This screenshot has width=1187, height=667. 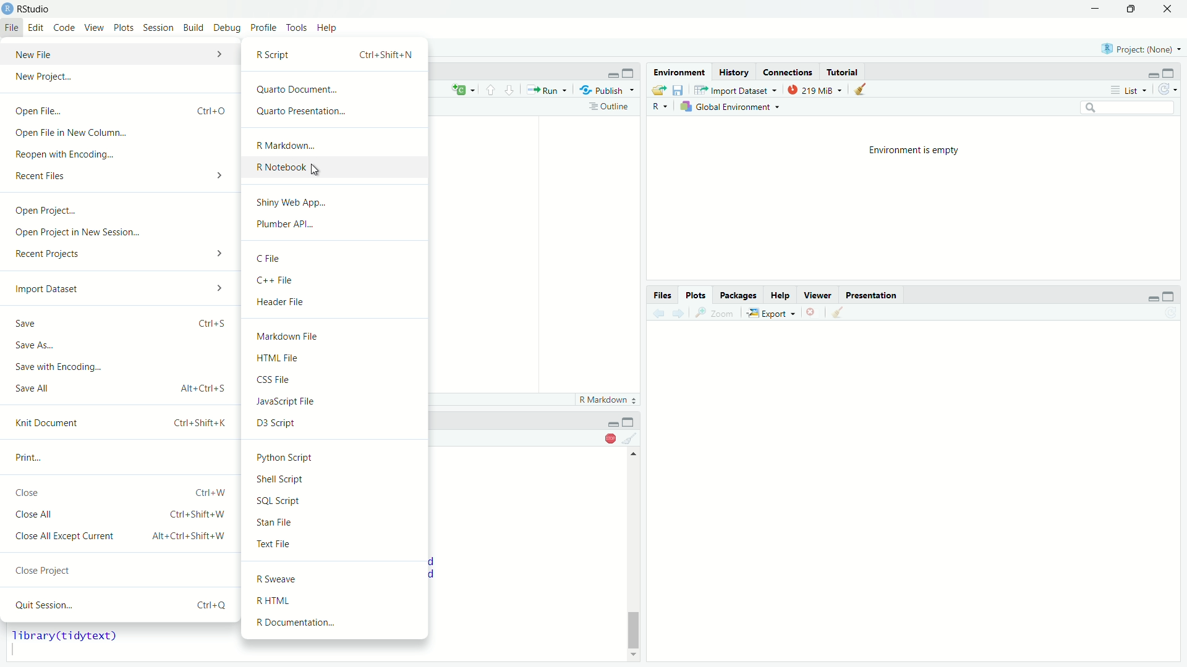 What do you see at coordinates (124, 28) in the screenshot?
I see `Plots` at bounding box center [124, 28].